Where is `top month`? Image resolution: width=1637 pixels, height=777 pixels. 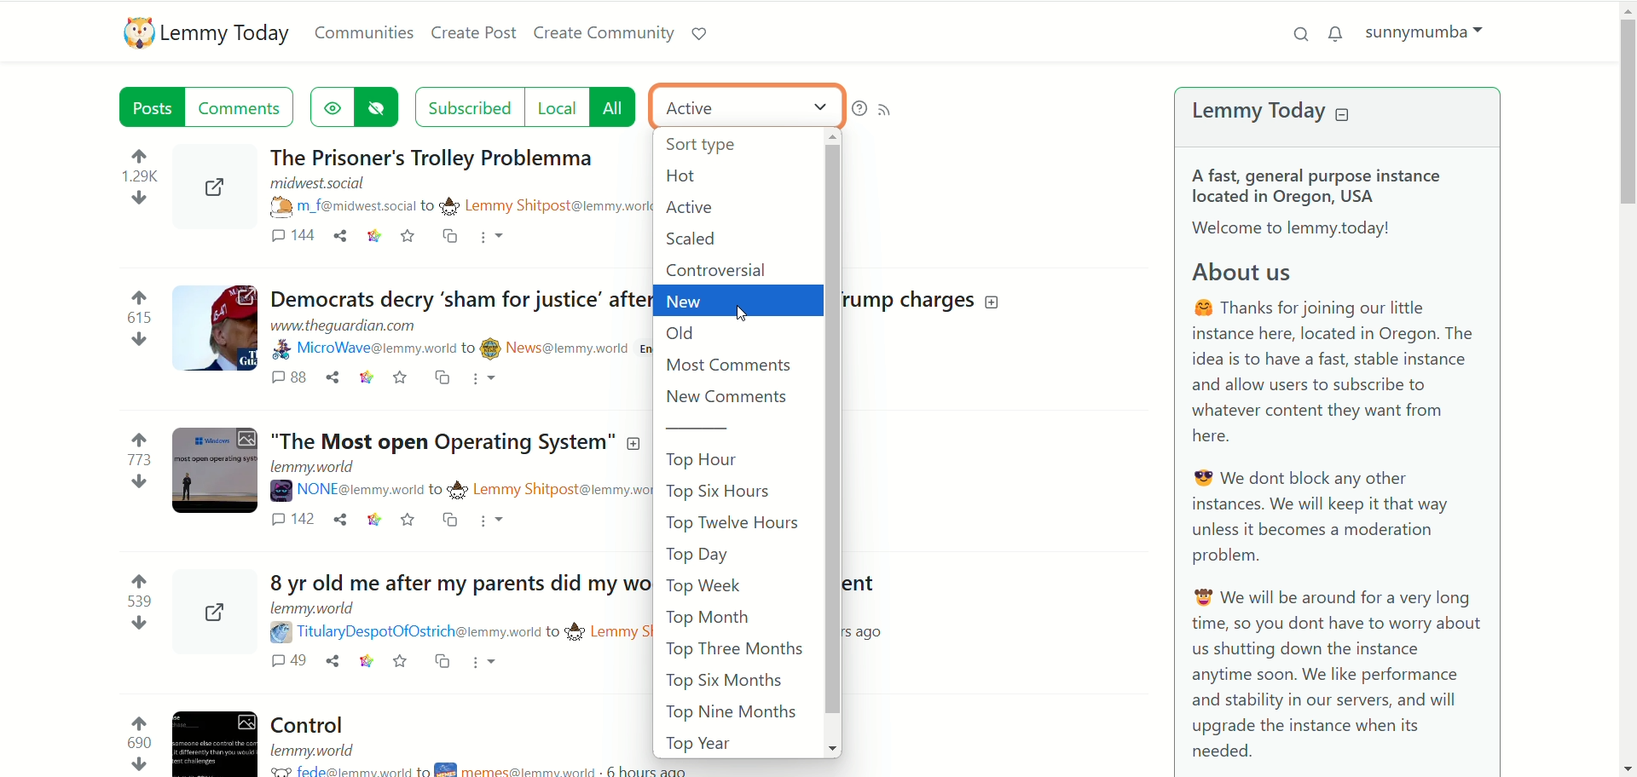 top month is located at coordinates (707, 618).